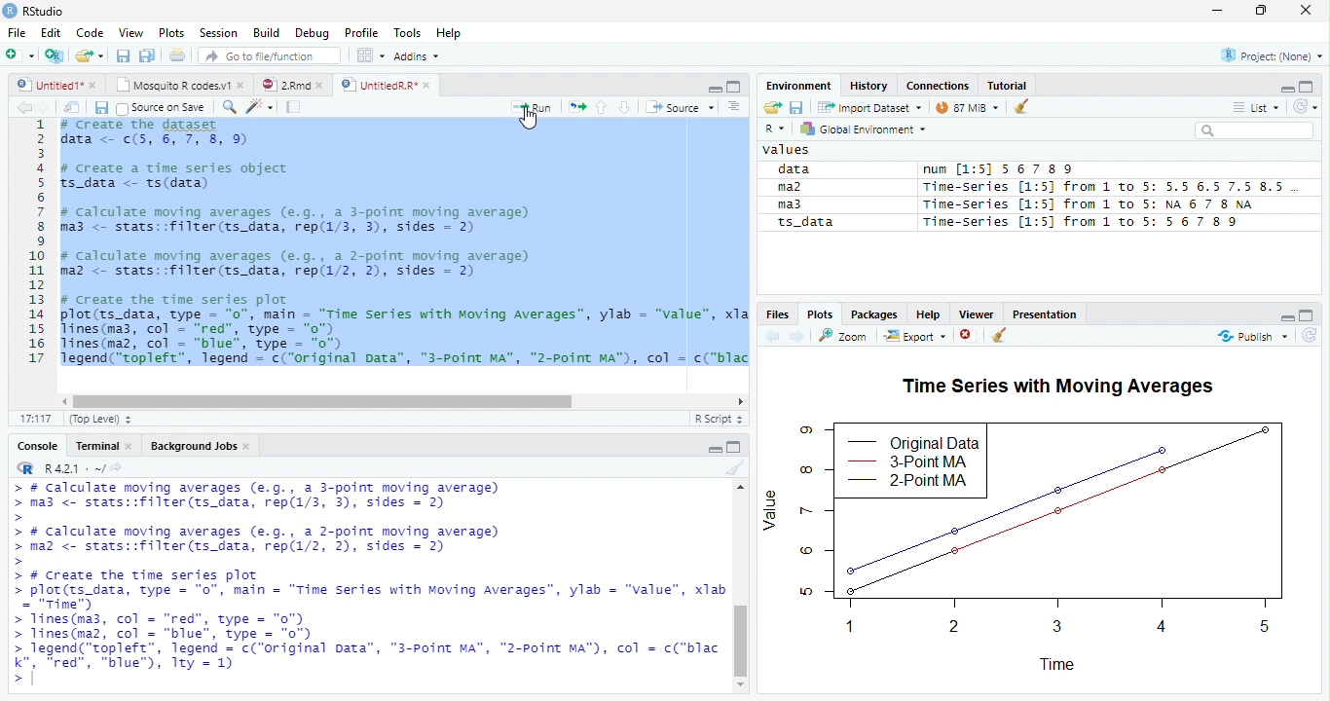 The image size is (1330, 701). What do you see at coordinates (735, 107) in the screenshot?
I see `Document outline` at bounding box center [735, 107].